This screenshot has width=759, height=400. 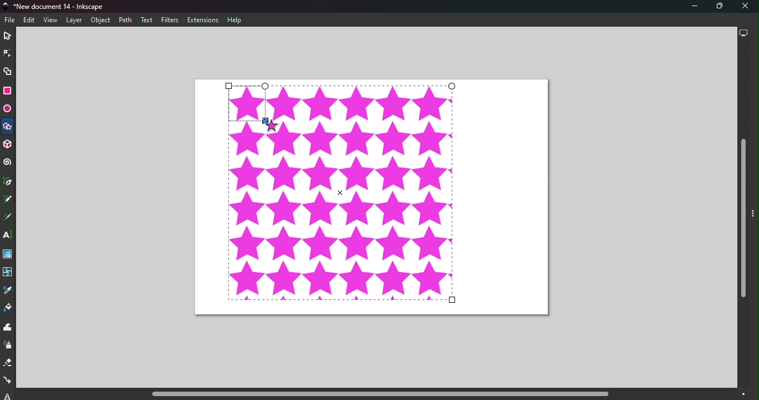 What do you see at coordinates (268, 123) in the screenshot?
I see `Cursor` at bounding box center [268, 123].